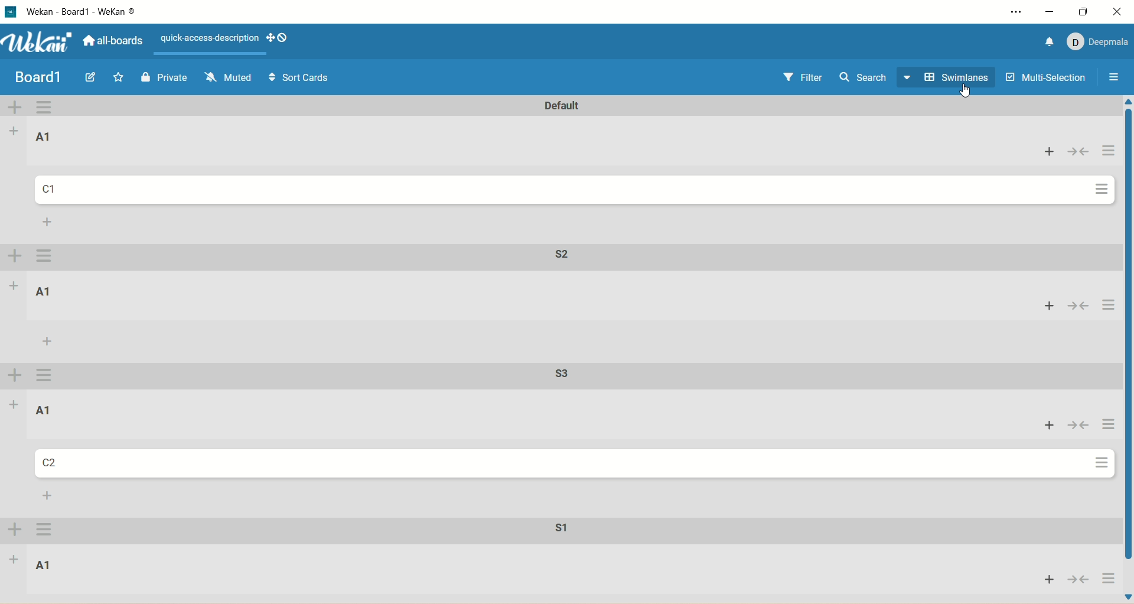 The height and width of the screenshot is (604, 1134). What do you see at coordinates (1077, 580) in the screenshot?
I see `collapse` at bounding box center [1077, 580].